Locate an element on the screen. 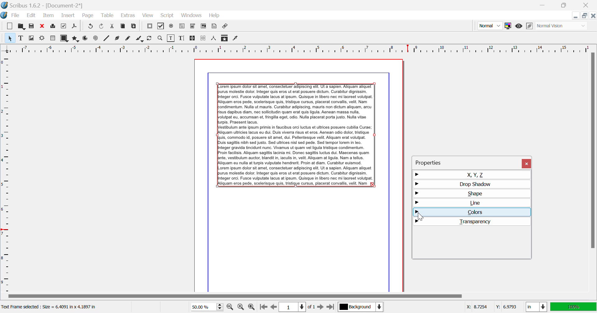 The height and width of the screenshot is (313, 597). New is located at coordinates (10, 26).